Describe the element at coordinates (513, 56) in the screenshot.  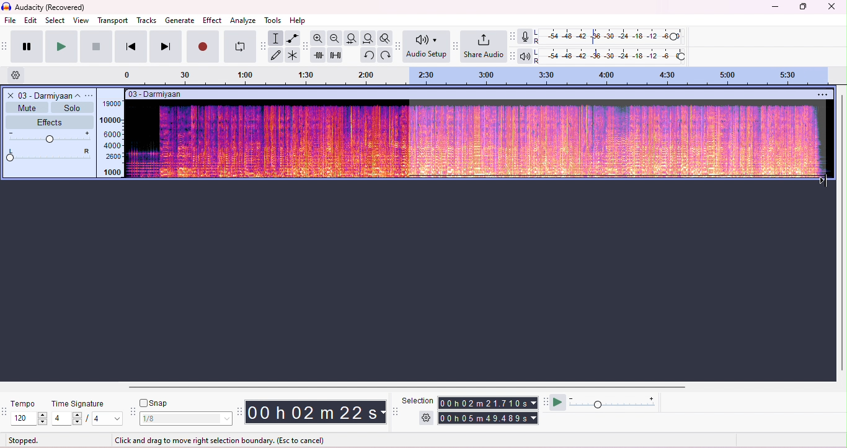
I see `playback meter tool bar` at that location.